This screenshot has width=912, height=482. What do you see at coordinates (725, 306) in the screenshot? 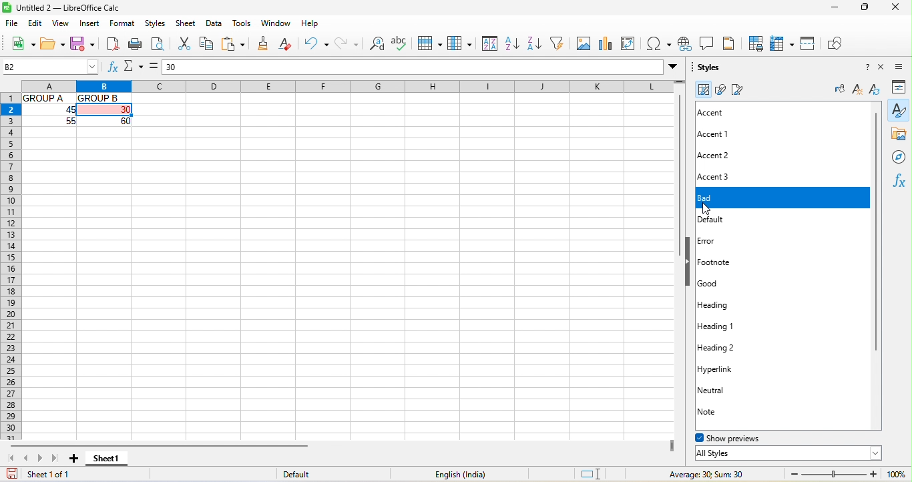
I see `headings` at bounding box center [725, 306].